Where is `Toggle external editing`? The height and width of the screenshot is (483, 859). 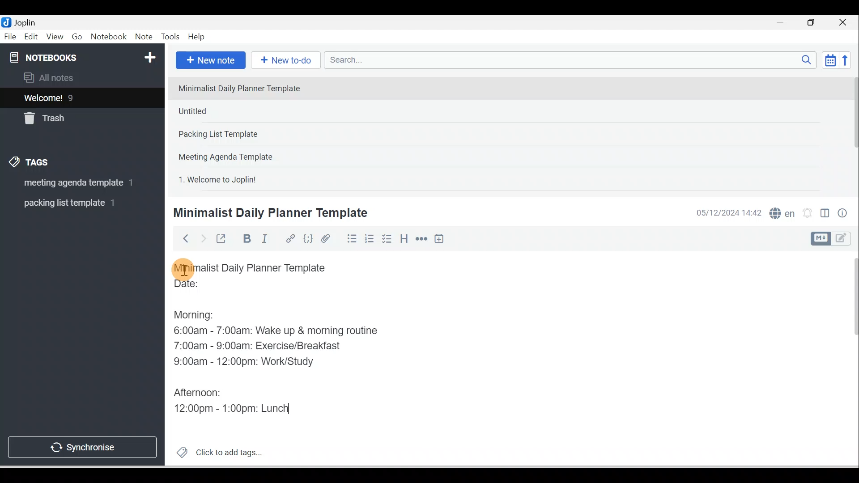
Toggle external editing is located at coordinates (222, 241).